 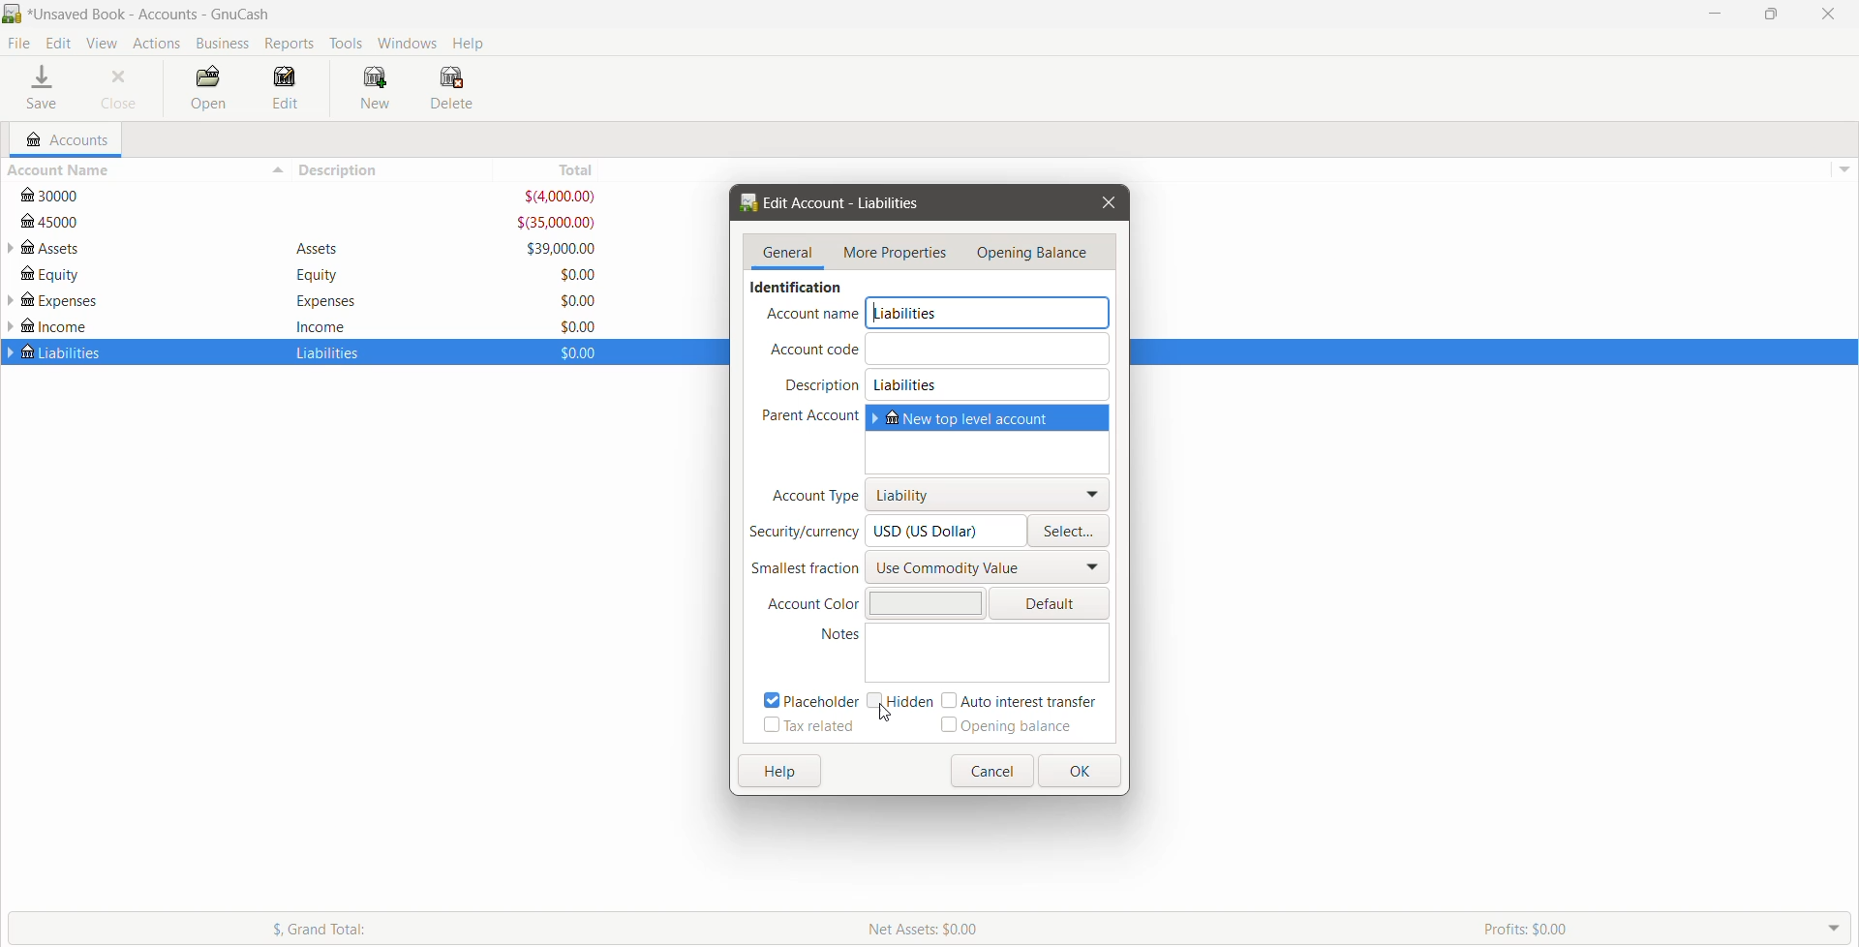 I want to click on Accounts, so click(x=155, y=43).